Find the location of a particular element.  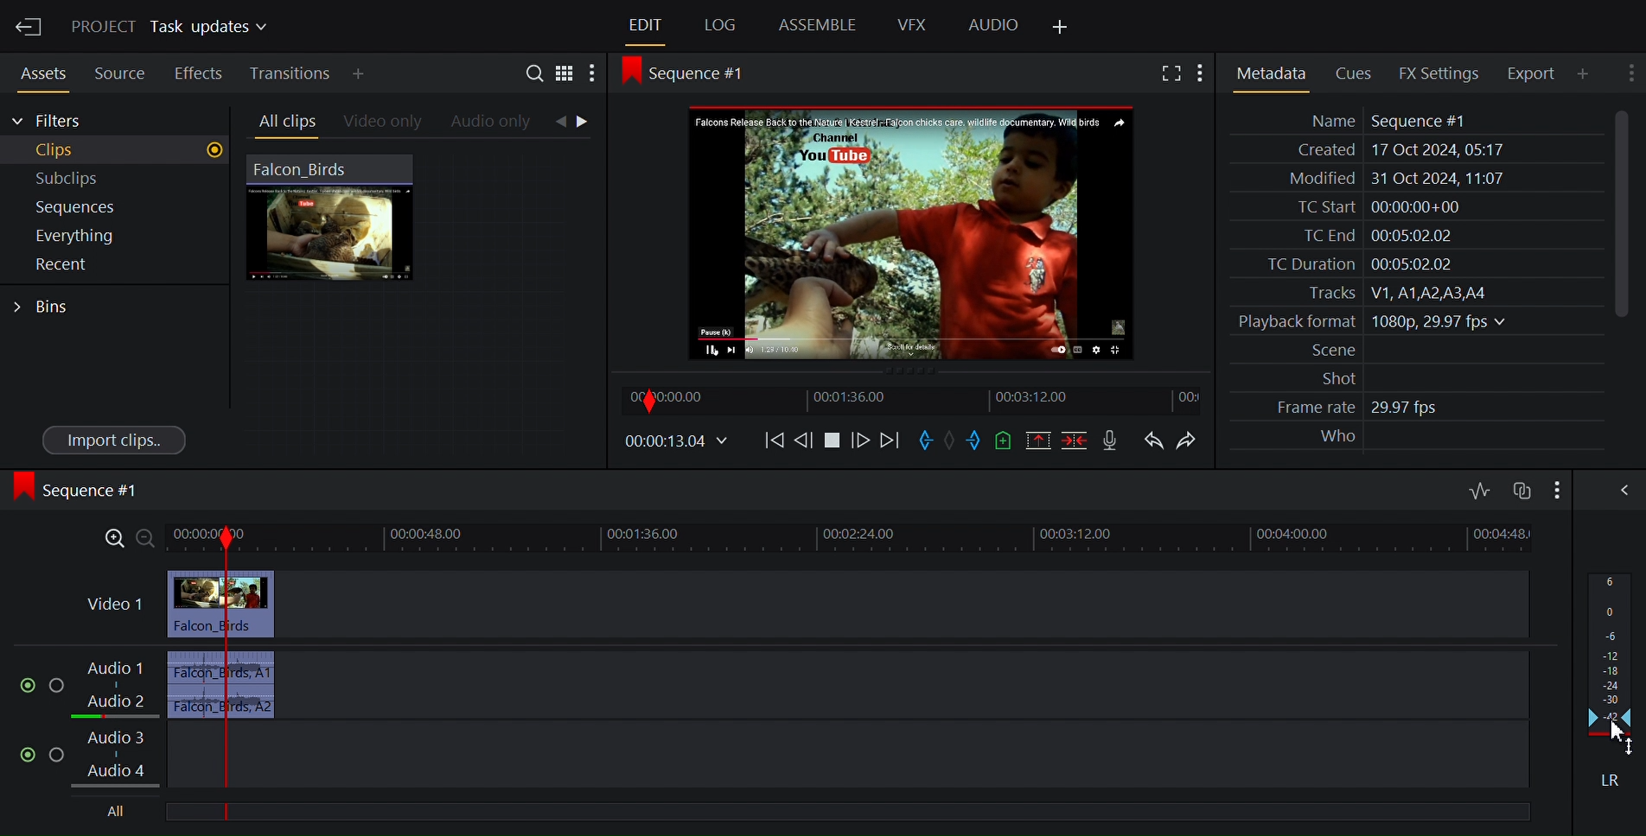

Sources is located at coordinates (117, 74).